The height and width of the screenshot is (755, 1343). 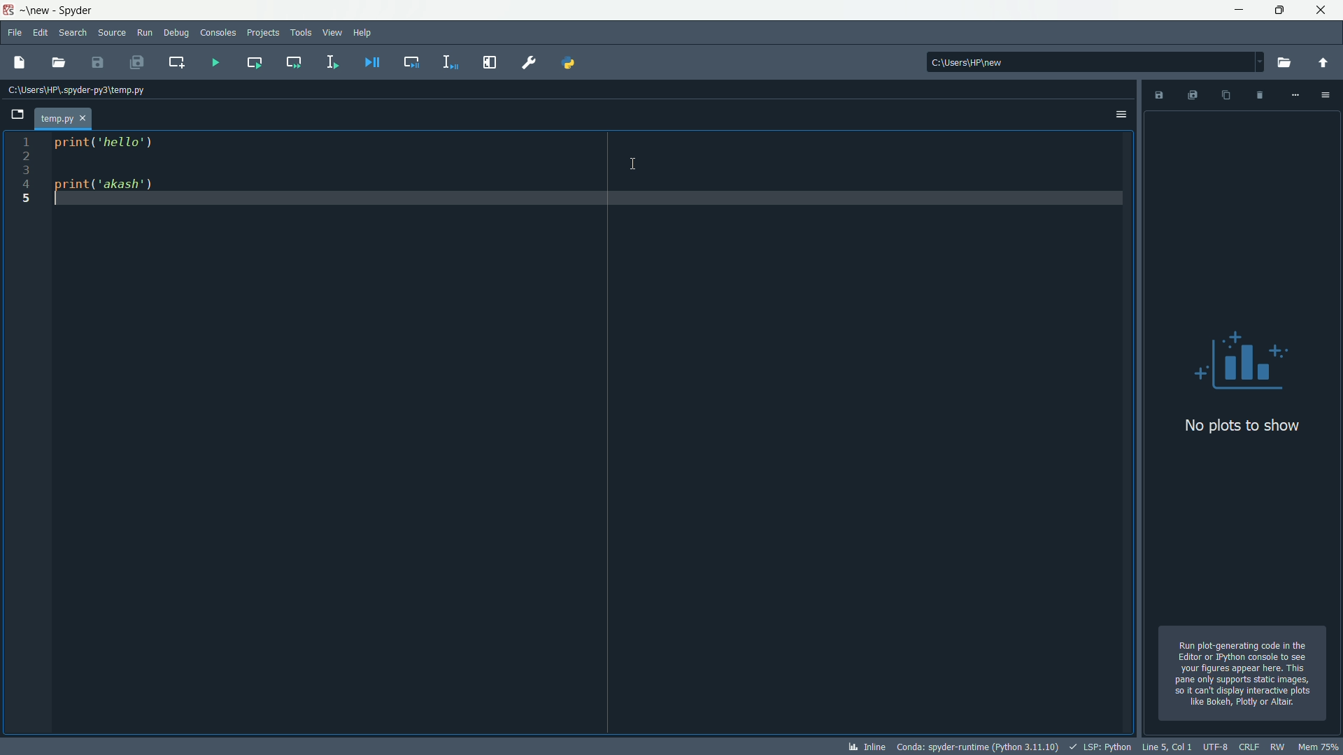 What do you see at coordinates (413, 61) in the screenshot?
I see `debug cell` at bounding box center [413, 61].